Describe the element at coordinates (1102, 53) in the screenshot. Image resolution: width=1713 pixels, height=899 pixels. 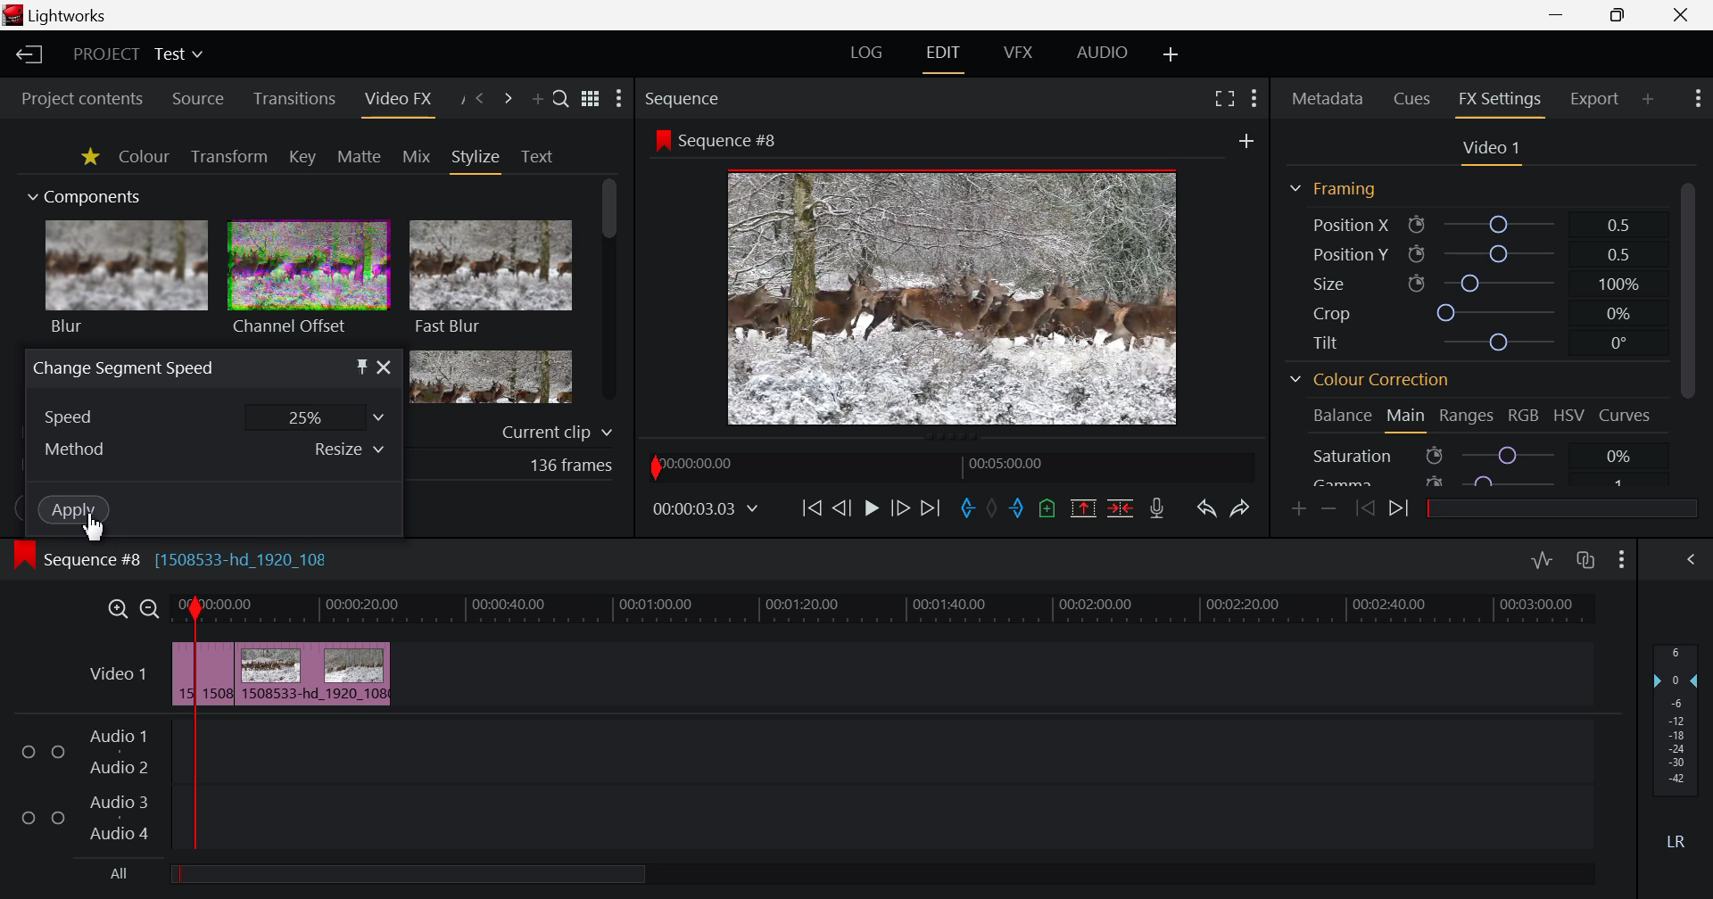
I see `AUDIO Layout` at that location.